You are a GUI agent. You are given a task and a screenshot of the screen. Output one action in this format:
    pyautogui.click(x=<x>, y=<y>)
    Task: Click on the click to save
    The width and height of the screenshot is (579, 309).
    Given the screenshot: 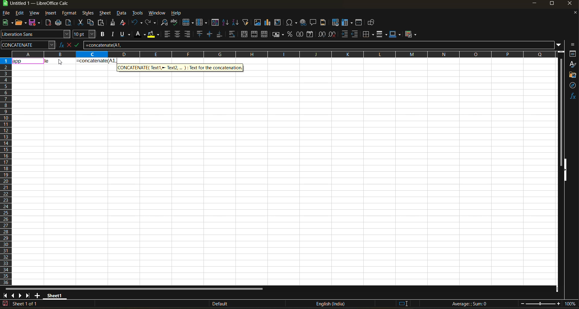 What is the action you would take?
    pyautogui.click(x=5, y=304)
    